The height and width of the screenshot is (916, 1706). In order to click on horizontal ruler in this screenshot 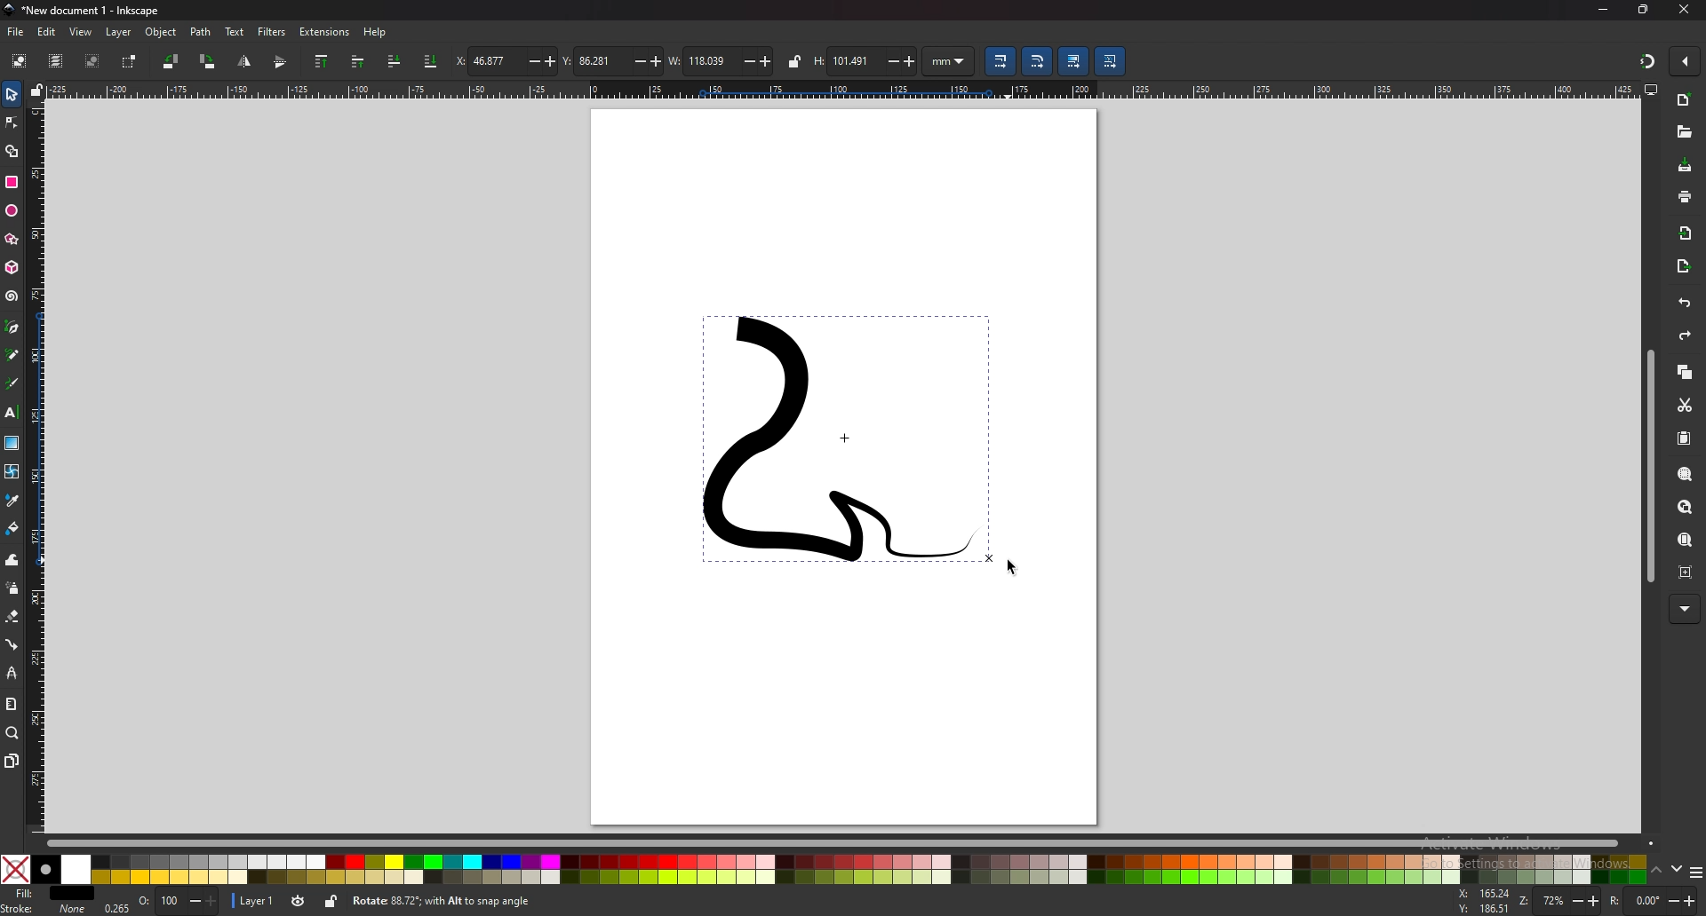, I will do `click(846, 90)`.